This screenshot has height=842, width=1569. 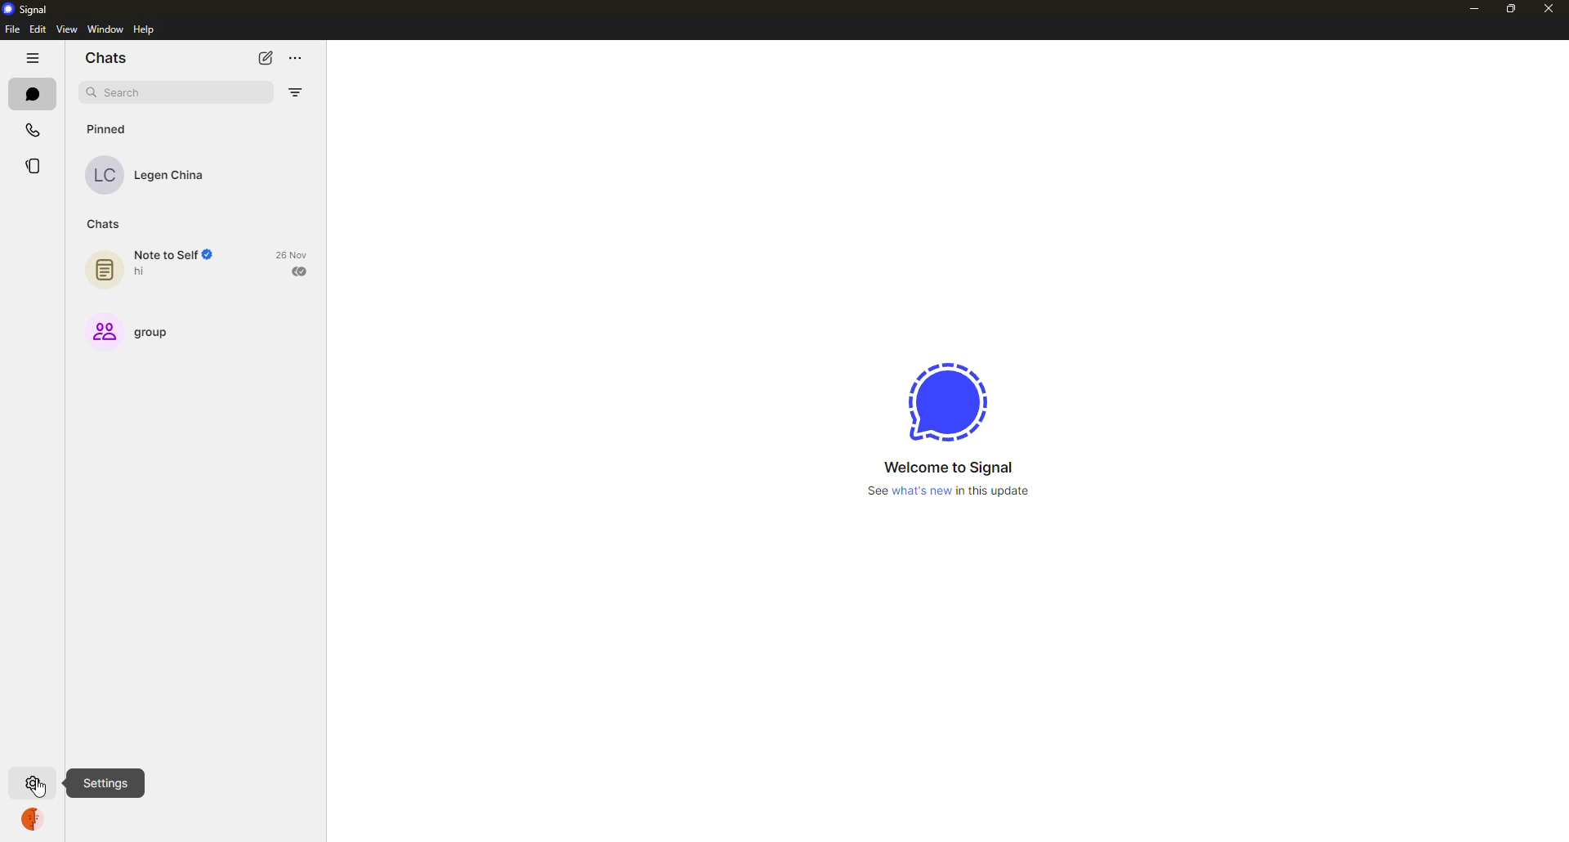 What do you see at coordinates (124, 92) in the screenshot?
I see `search` at bounding box center [124, 92].